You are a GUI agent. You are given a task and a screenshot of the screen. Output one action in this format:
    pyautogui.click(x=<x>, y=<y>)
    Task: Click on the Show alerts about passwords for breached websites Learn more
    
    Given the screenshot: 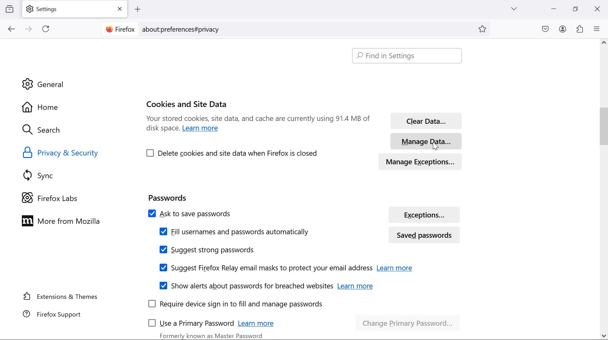 What is the action you would take?
    pyautogui.click(x=265, y=285)
    